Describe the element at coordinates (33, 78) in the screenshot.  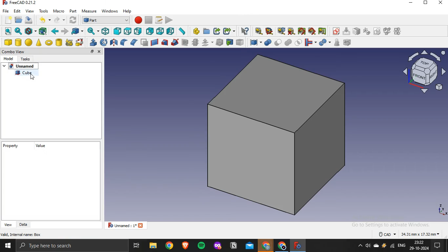
I see `cursor` at that location.